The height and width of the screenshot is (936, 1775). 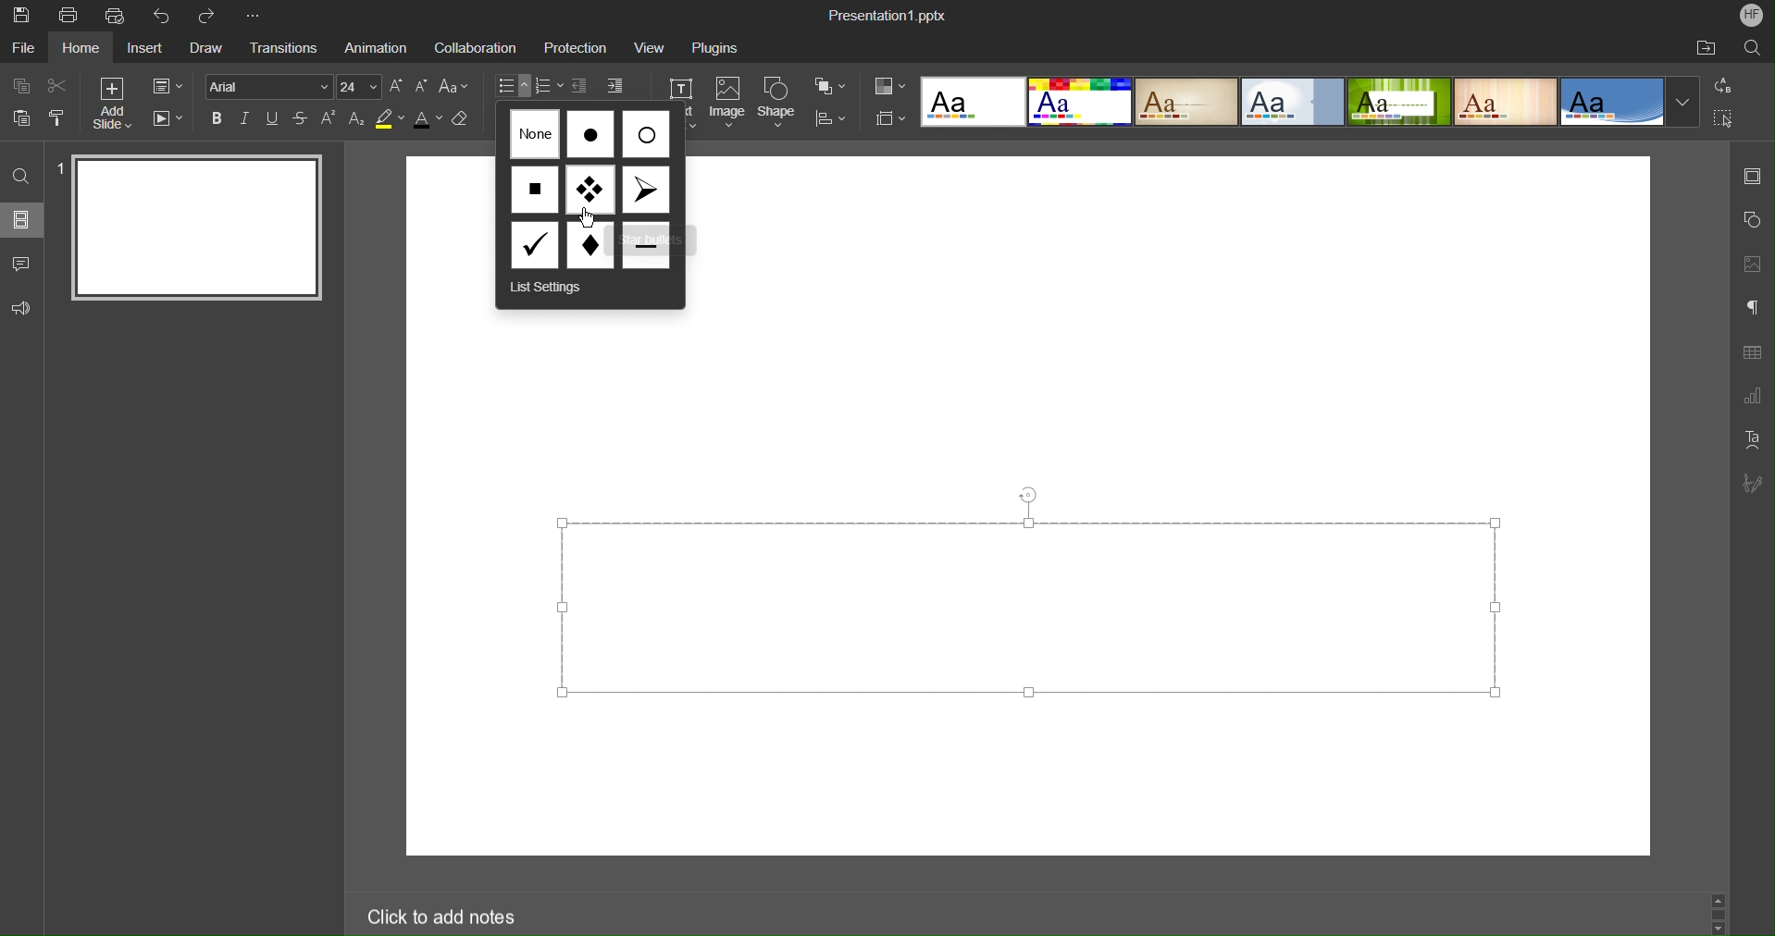 I want to click on View, so click(x=646, y=47).